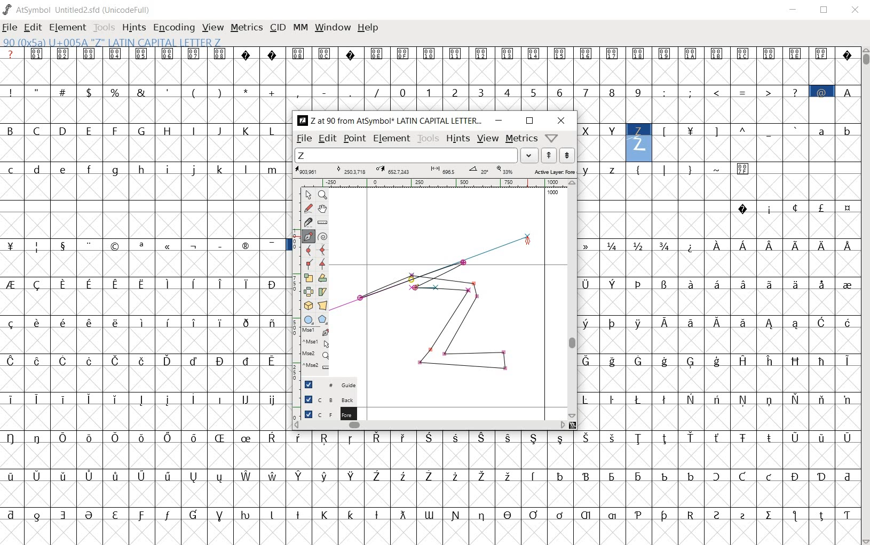 The width and height of the screenshot is (870, 545). What do you see at coordinates (418, 155) in the screenshot?
I see `load word list` at bounding box center [418, 155].